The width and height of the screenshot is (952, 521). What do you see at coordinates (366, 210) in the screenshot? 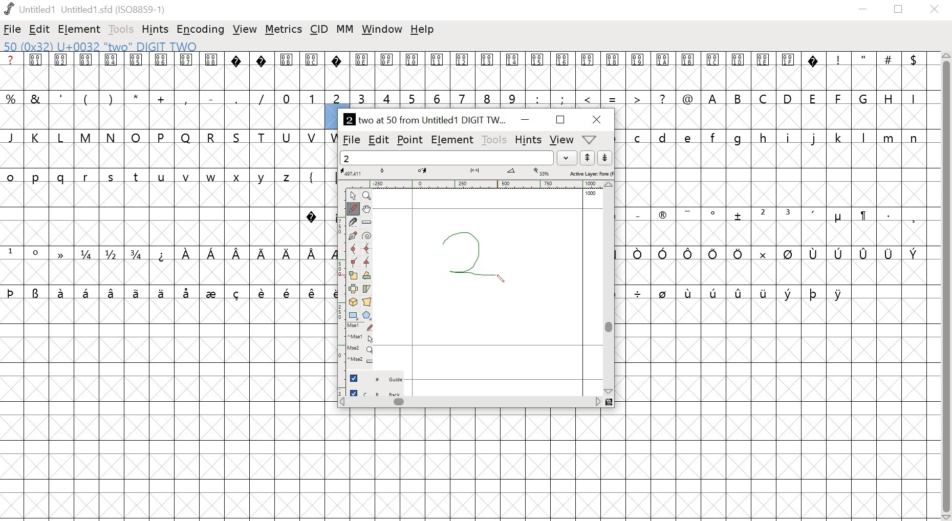
I see `pan` at bounding box center [366, 210].